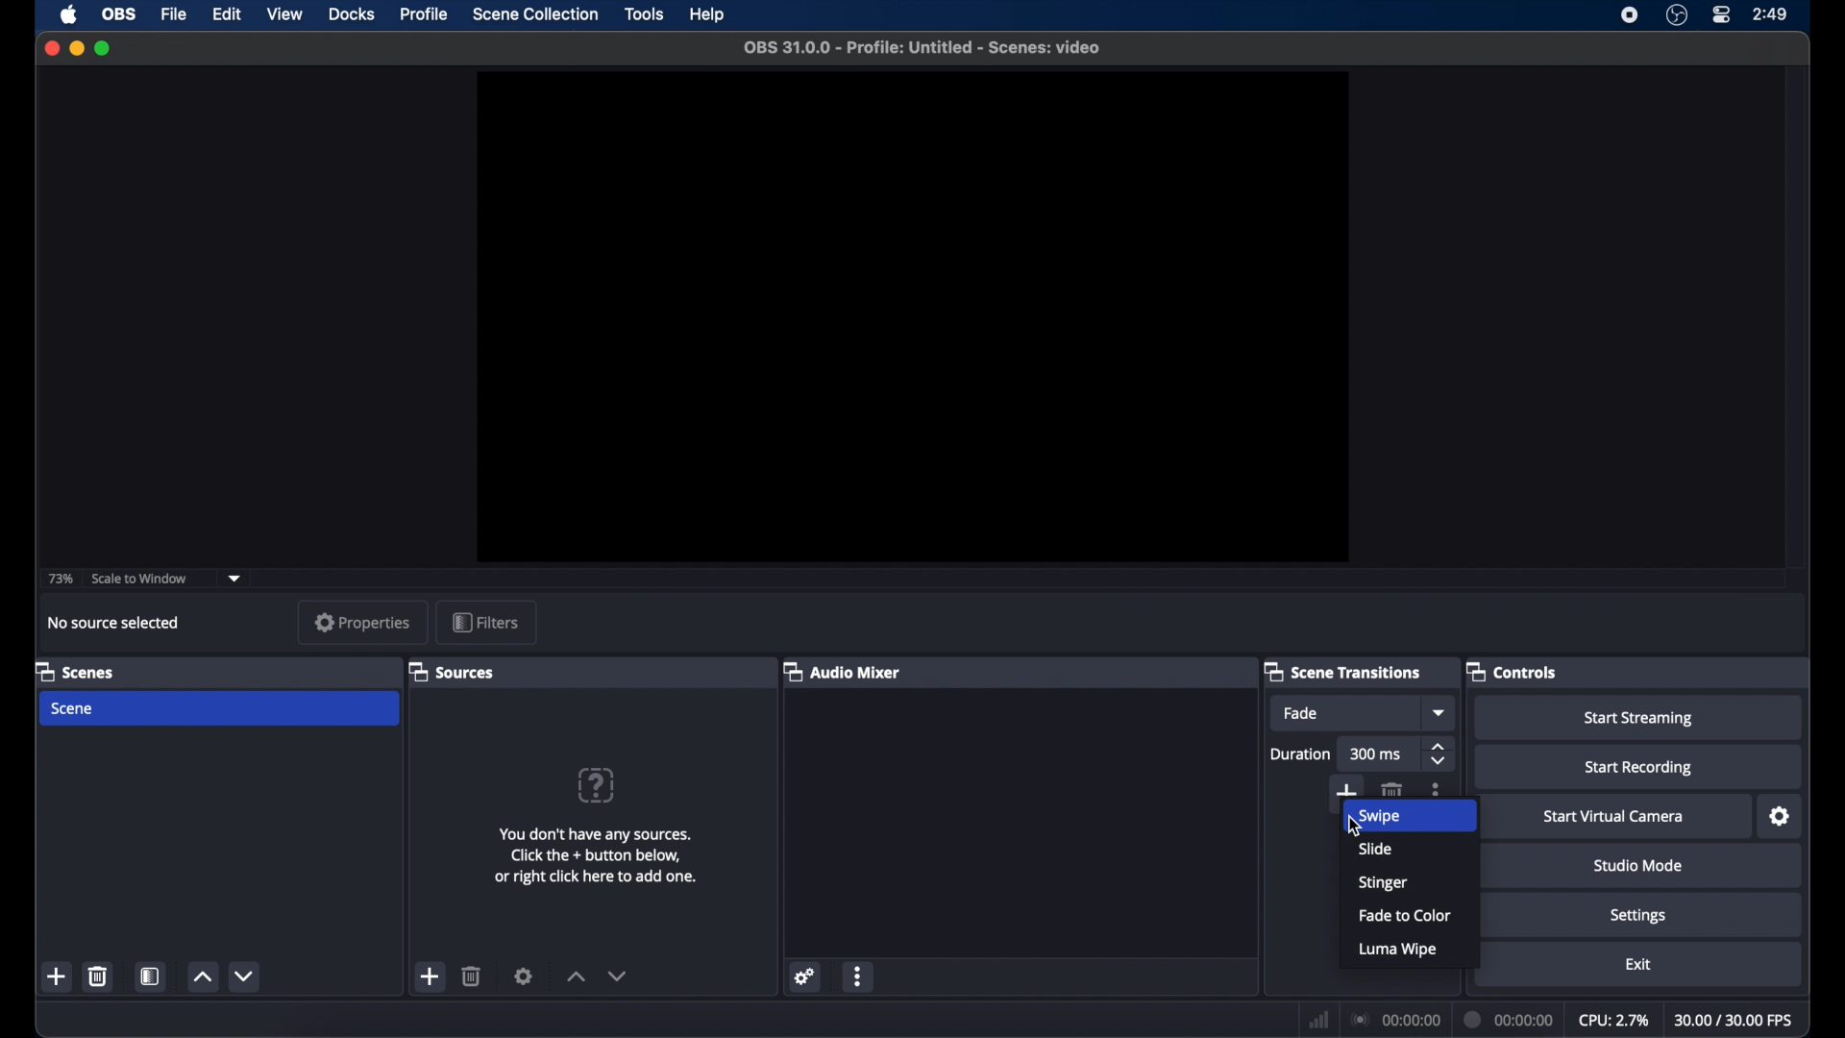 This screenshot has height=1038, width=1845. I want to click on delete, so click(97, 976).